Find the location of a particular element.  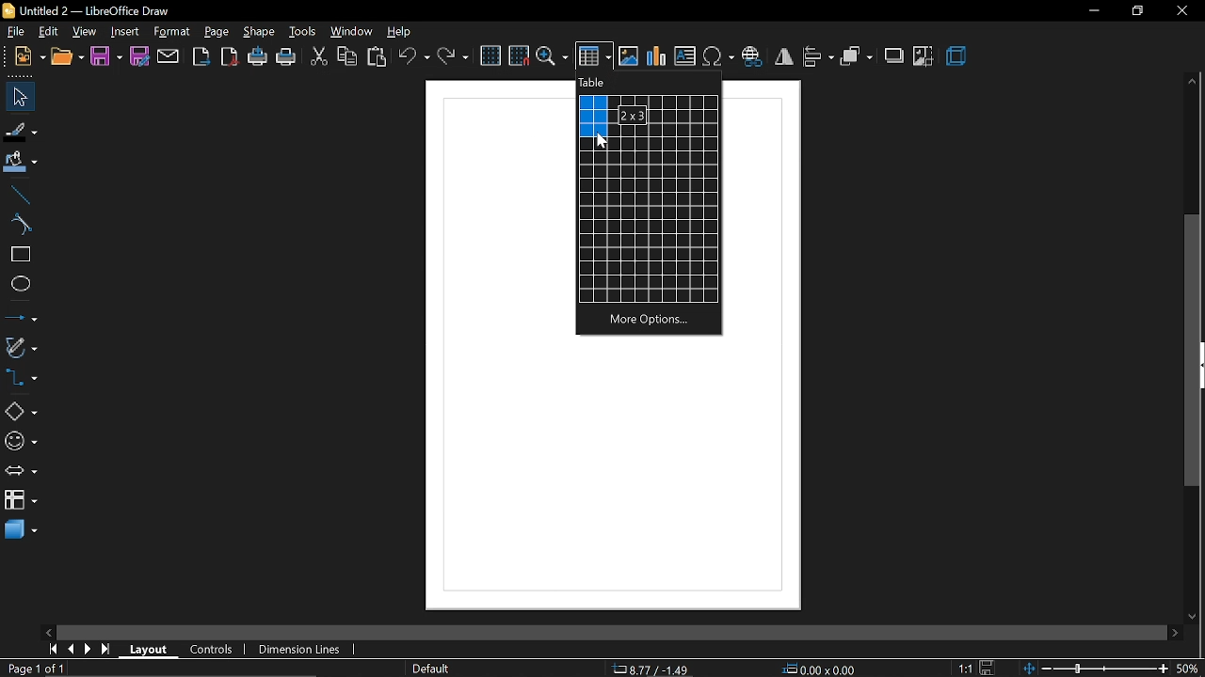

symbol shapes is located at coordinates (20, 442).